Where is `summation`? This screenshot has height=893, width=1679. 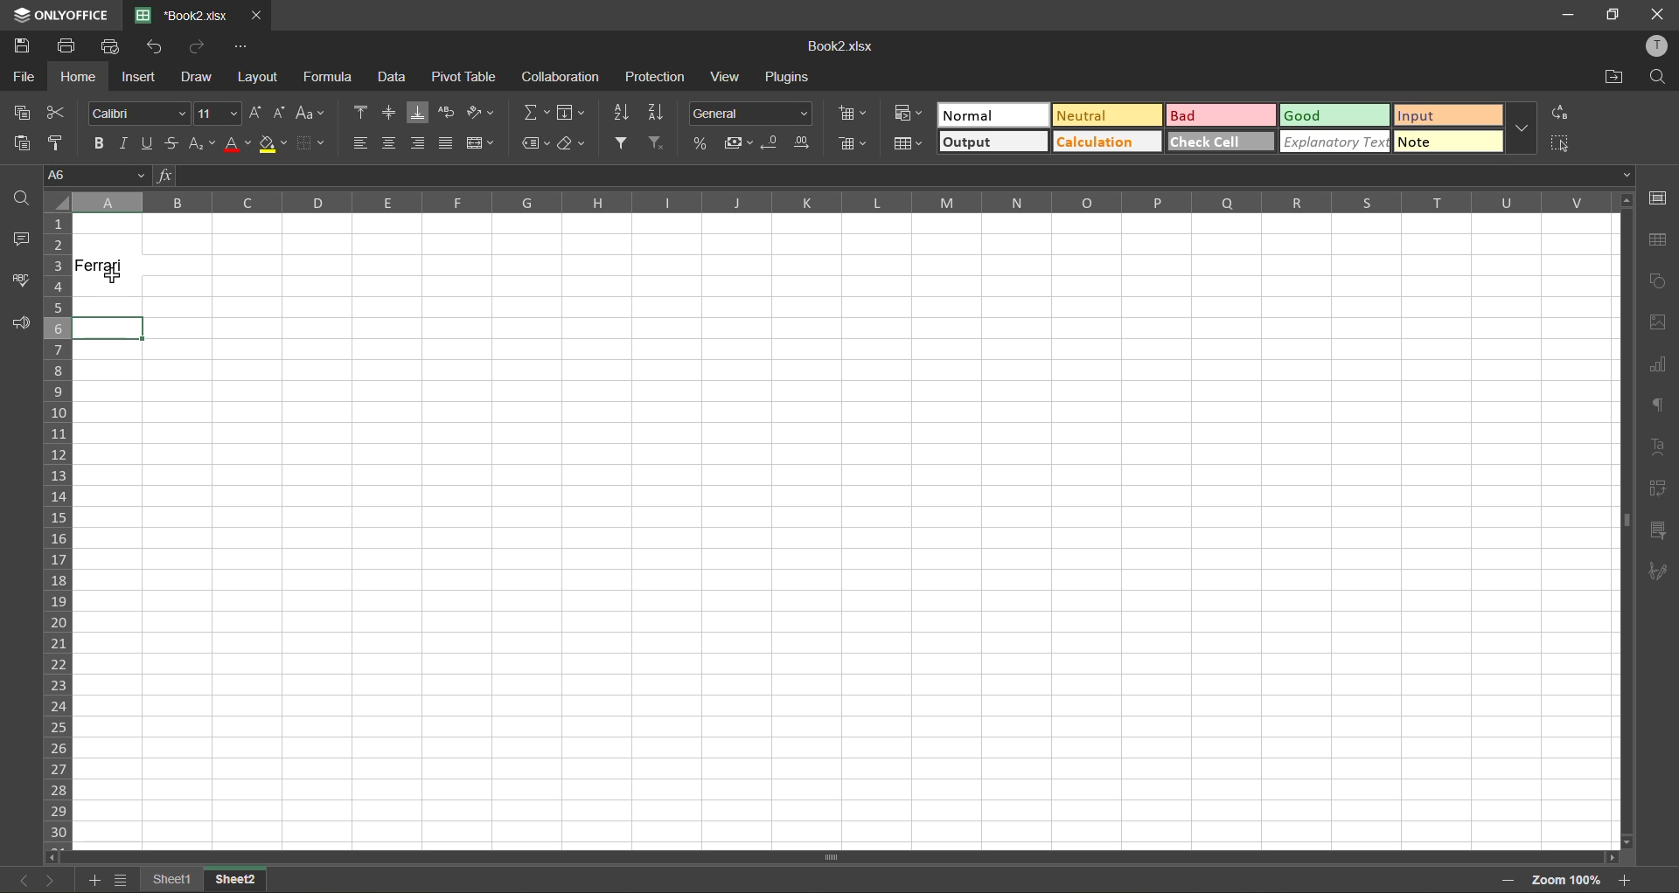
summation is located at coordinates (533, 113).